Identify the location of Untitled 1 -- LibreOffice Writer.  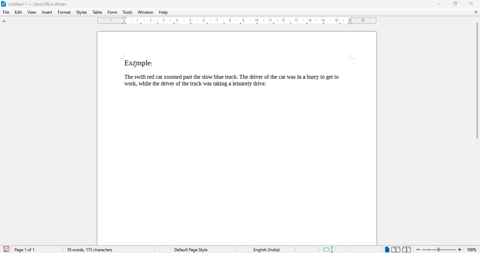
(38, 4).